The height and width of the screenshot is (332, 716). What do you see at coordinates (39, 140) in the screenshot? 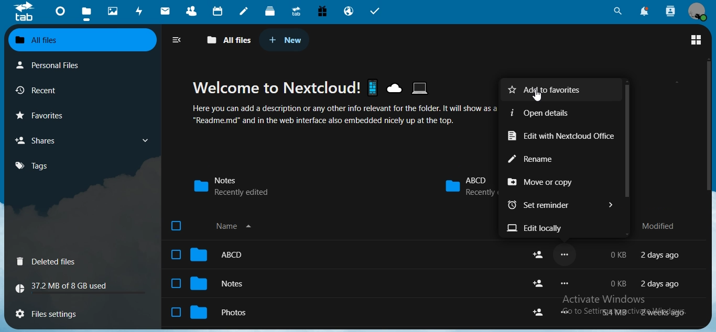
I see `shares` at bounding box center [39, 140].